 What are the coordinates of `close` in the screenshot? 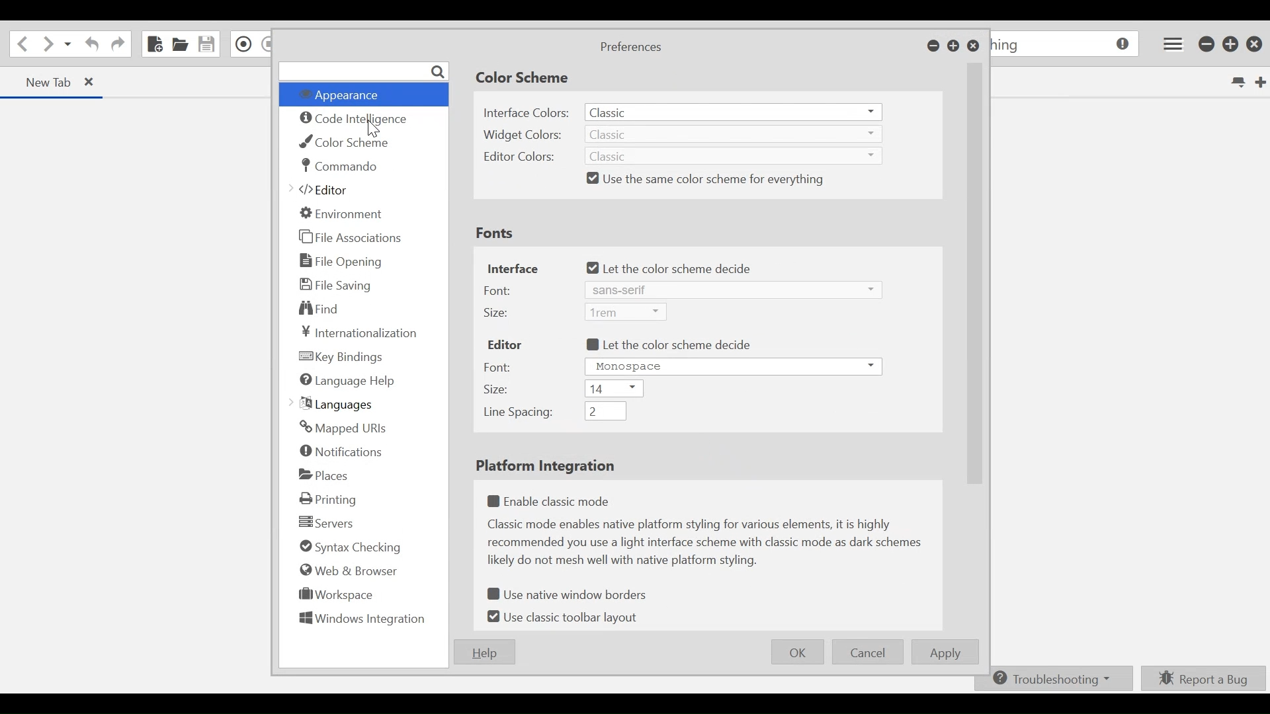 It's located at (96, 83).